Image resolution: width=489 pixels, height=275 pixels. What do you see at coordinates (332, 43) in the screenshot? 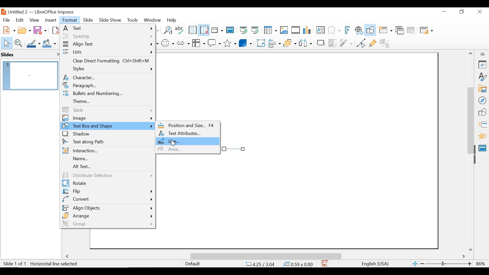
I see `Crop Image` at bounding box center [332, 43].